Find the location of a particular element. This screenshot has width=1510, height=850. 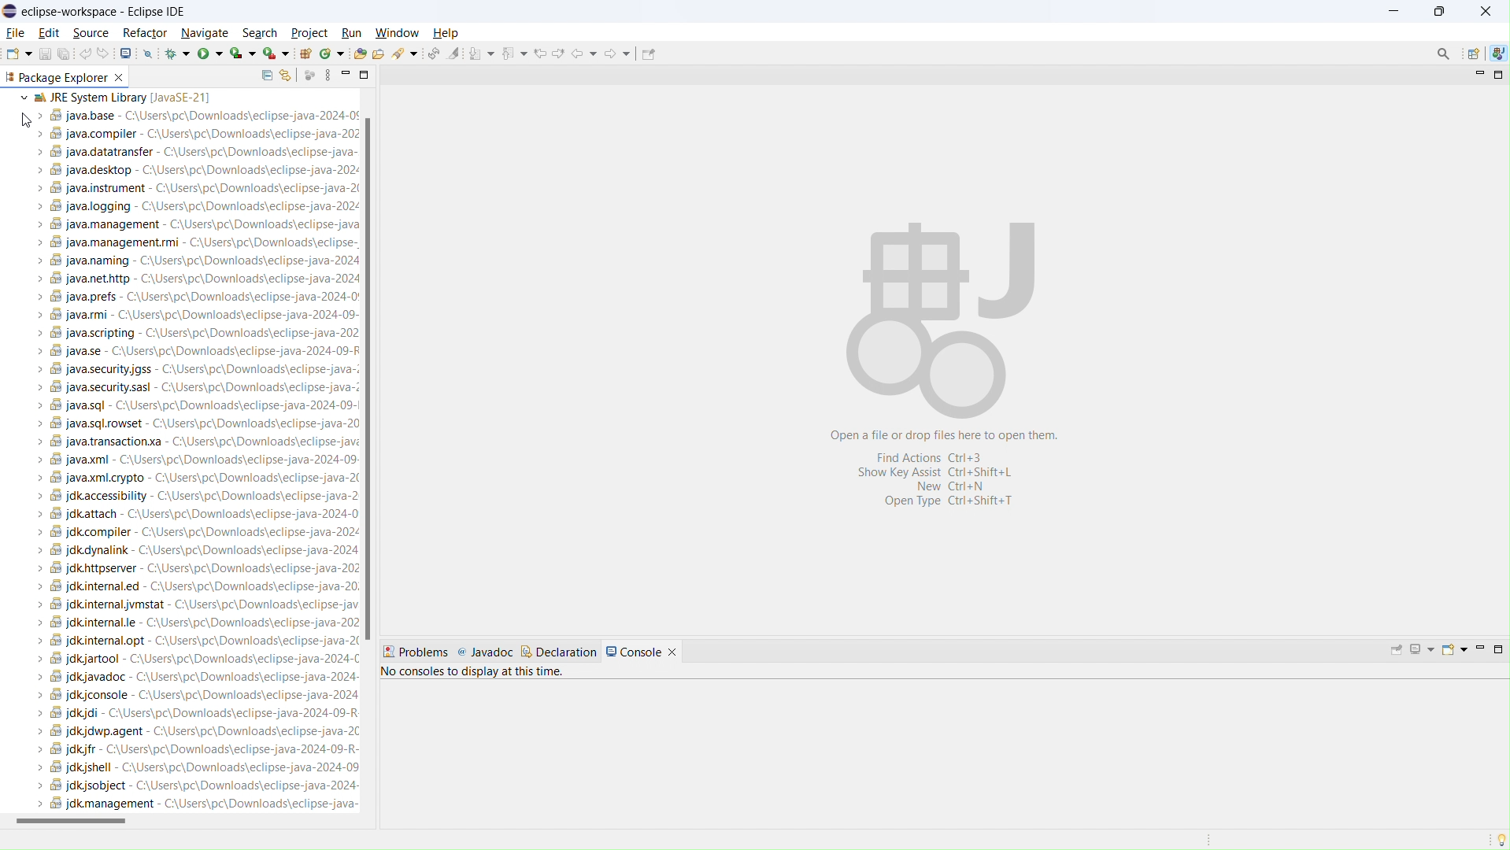

Open a file or drop files here to open them.
Find Actions Ctrl+3
Show Key Assist Ctrl+Shift+L
New Ctri+N
Open Type Ctrl ShiftsT is located at coordinates (954, 471).